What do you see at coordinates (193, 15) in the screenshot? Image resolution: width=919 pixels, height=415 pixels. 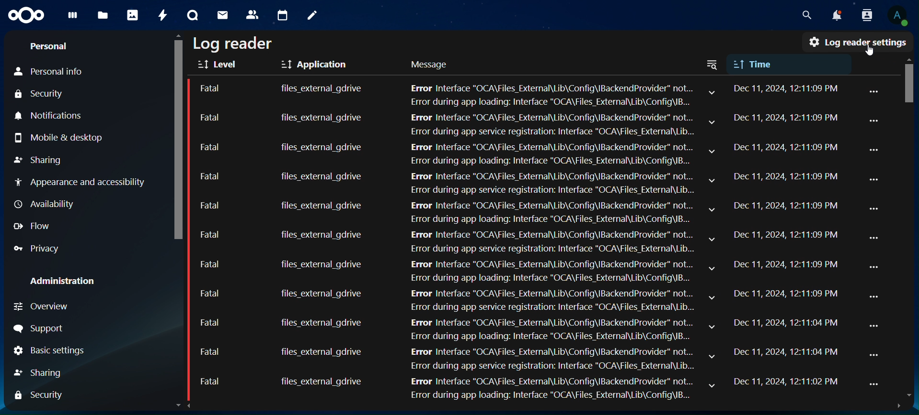 I see `talk` at bounding box center [193, 15].